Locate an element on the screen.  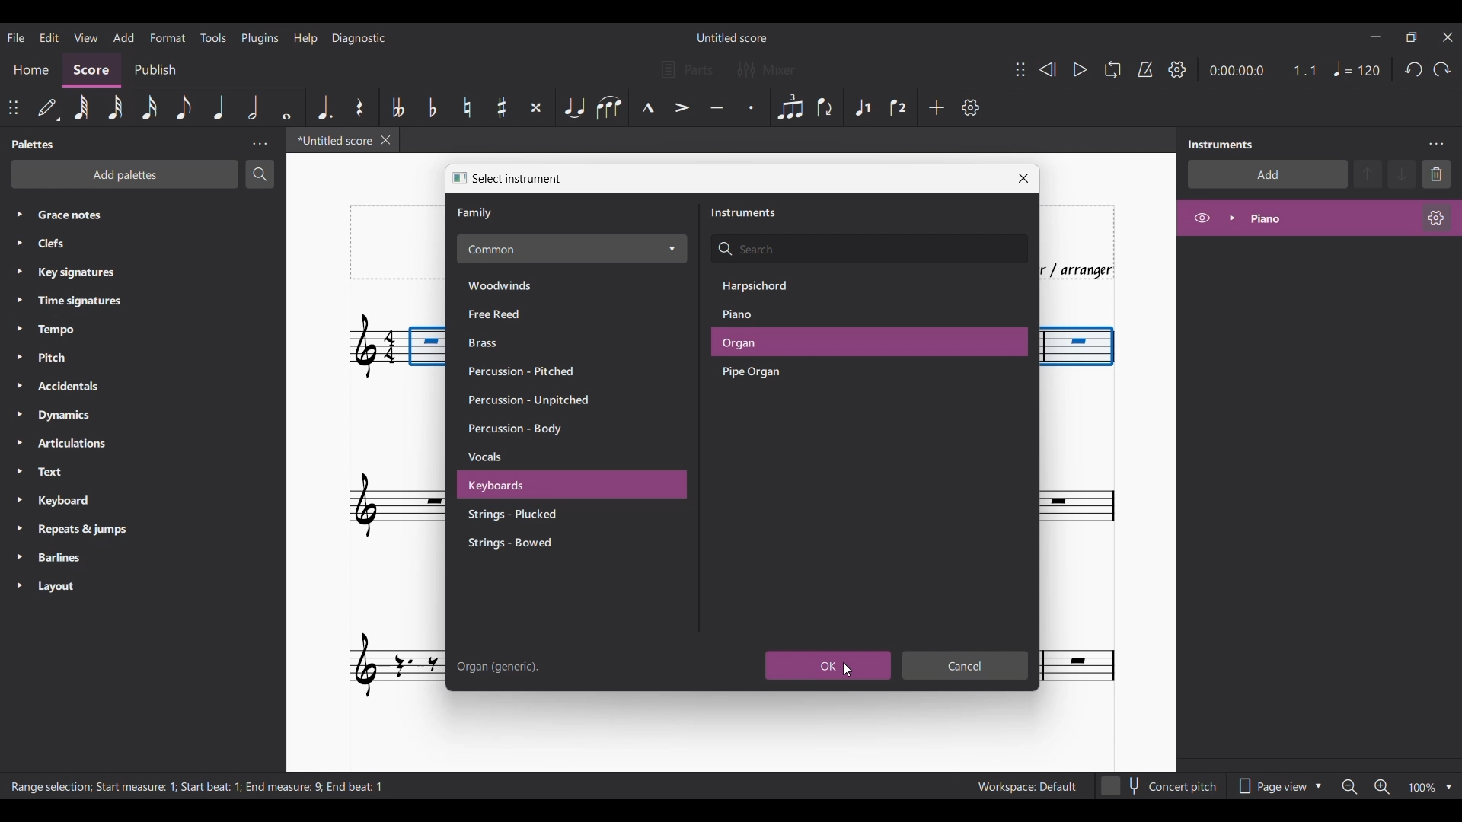
Rewind is located at coordinates (1047, 69).